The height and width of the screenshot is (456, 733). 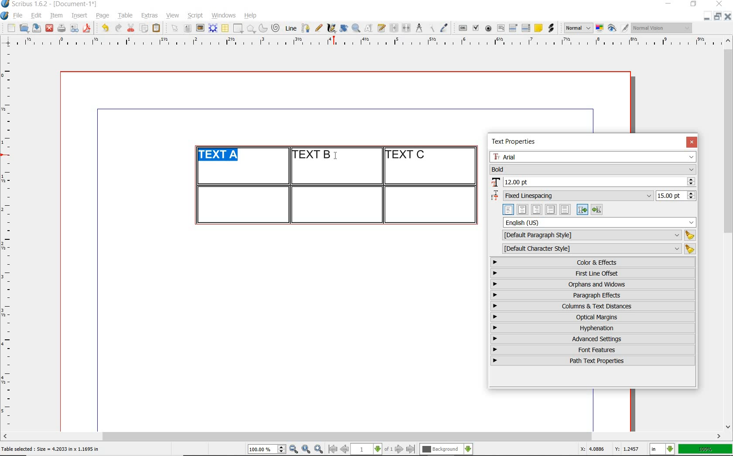 I want to click on paragraph effects, so click(x=592, y=295).